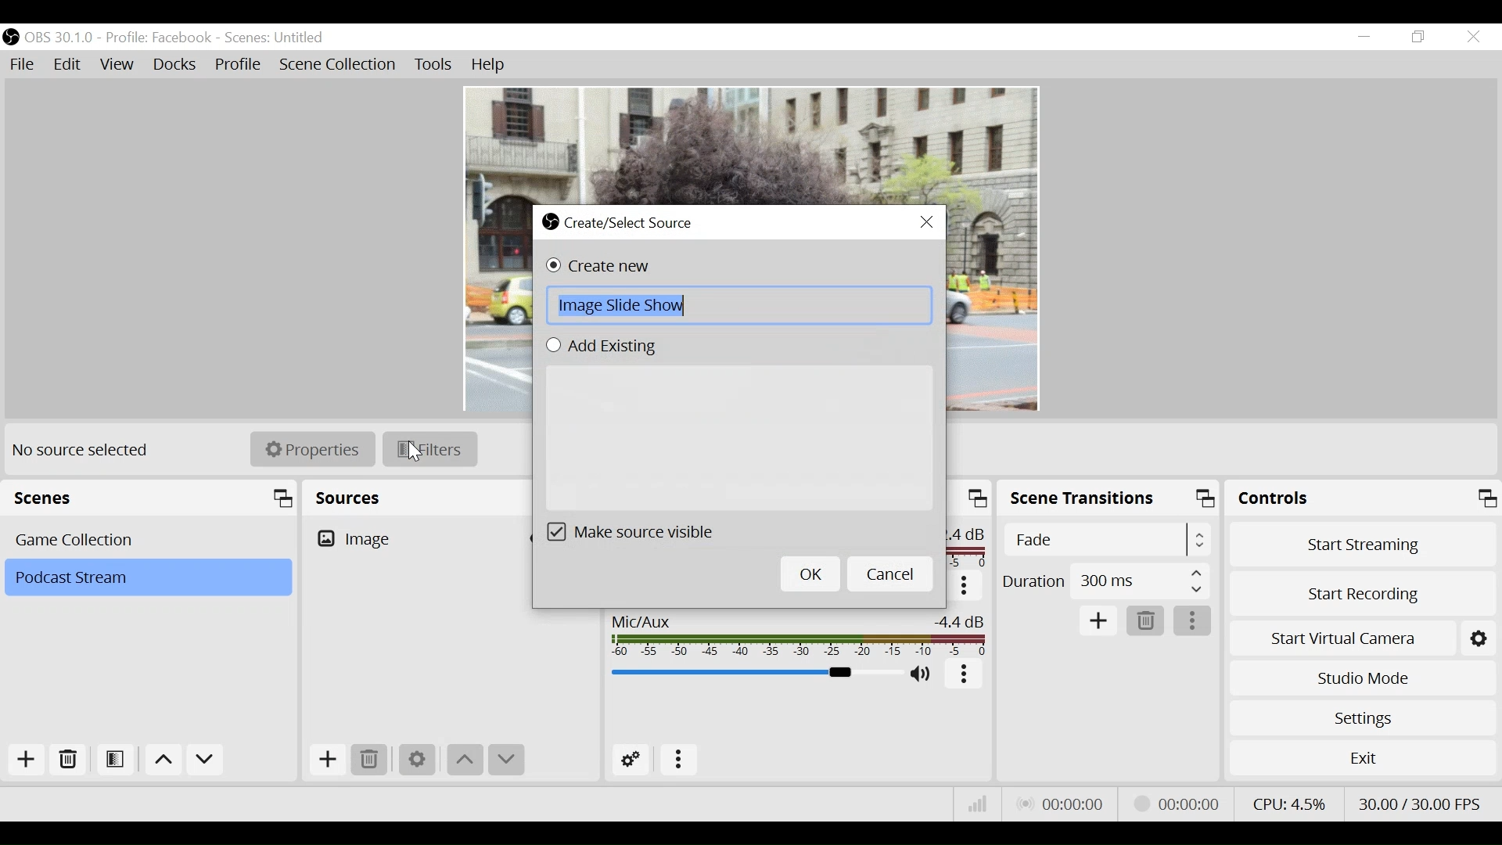 The image size is (1502, 845). Describe the element at coordinates (1472, 38) in the screenshot. I see `Close` at that location.